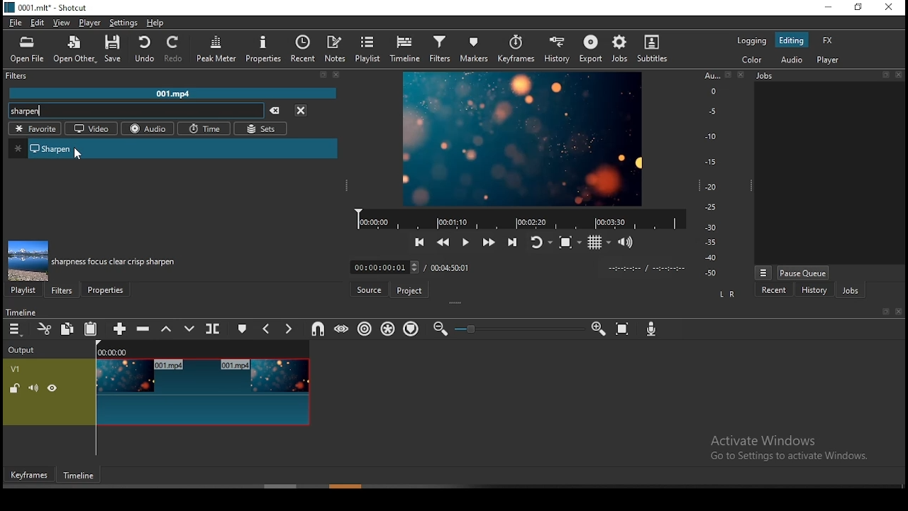 Image resolution: width=908 pixels, height=511 pixels. I want to click on Filter, so click(174, 76).